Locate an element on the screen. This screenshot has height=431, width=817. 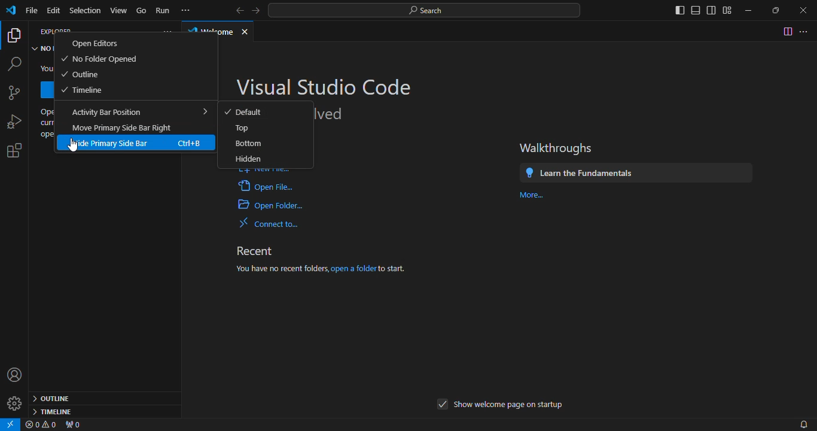
timeline is located at coordinates (51, 411).